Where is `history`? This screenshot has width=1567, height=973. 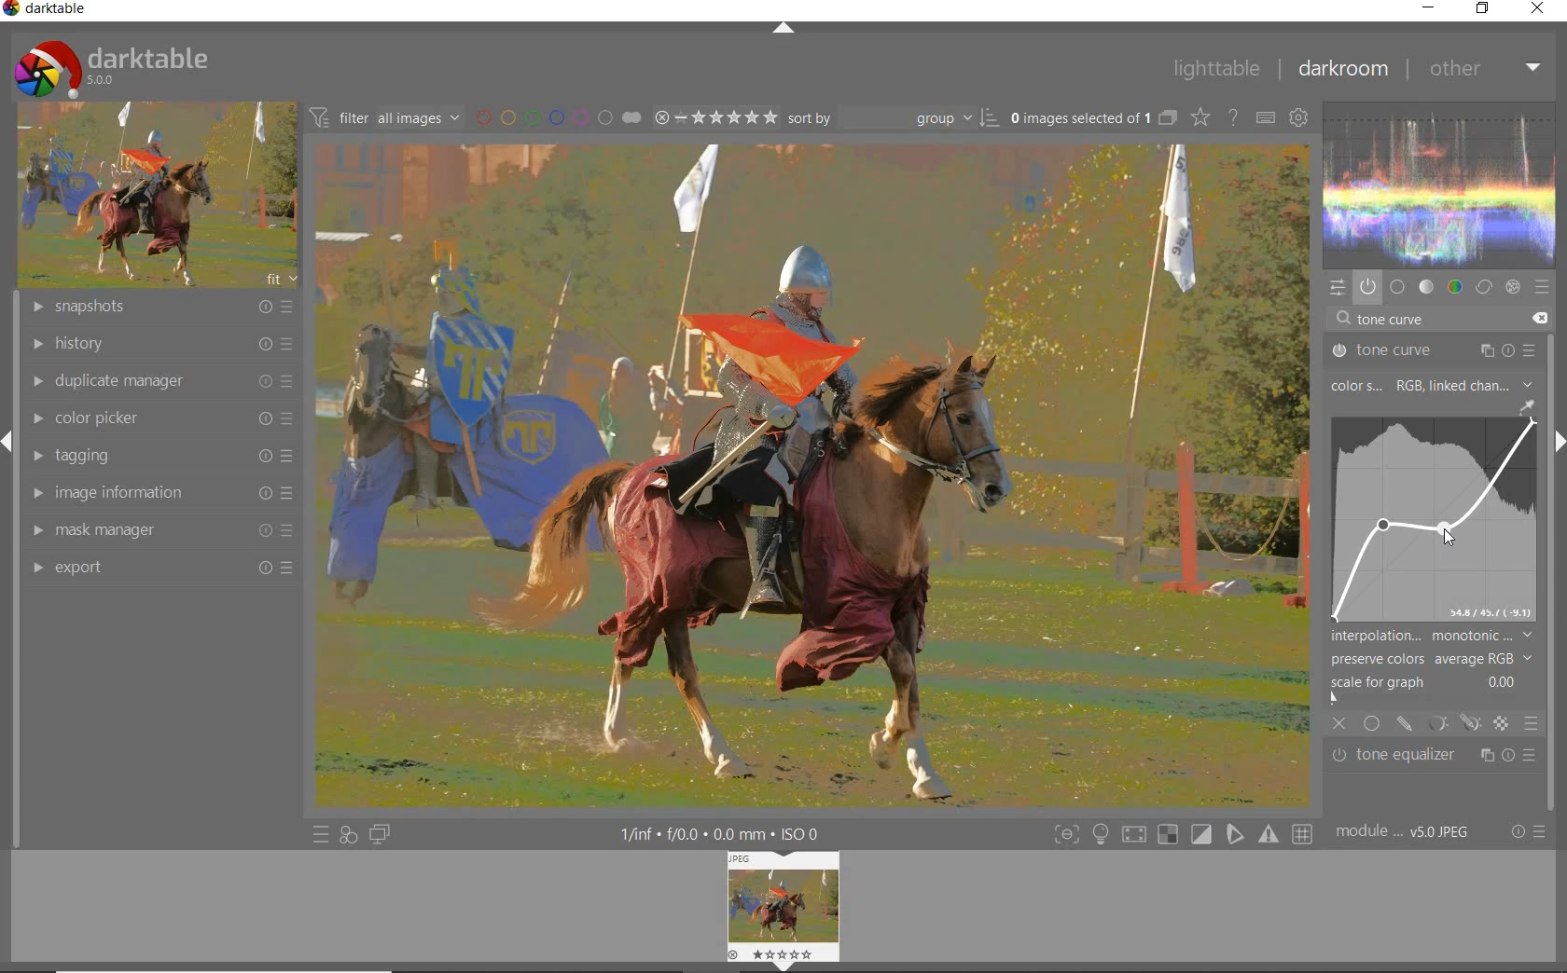
history is located at coordinates (159, 345).